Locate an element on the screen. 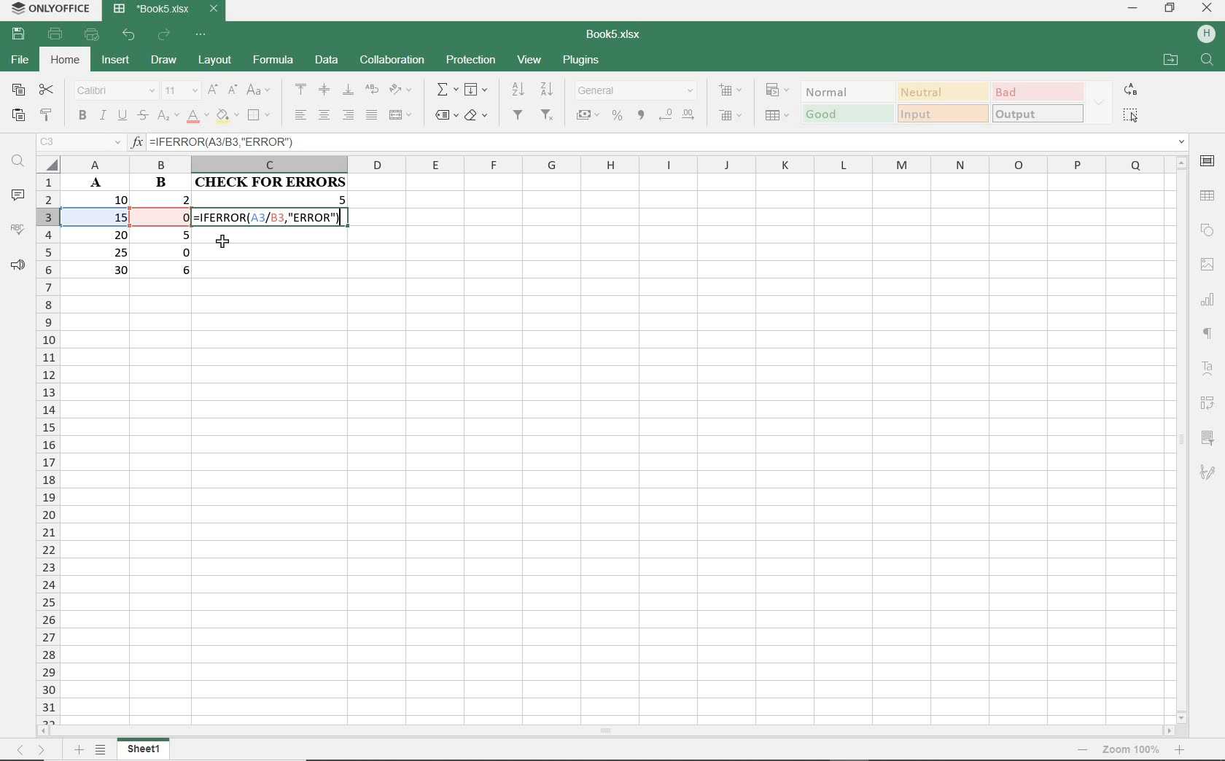 The width and height of the screenshot is (1225, 761). COPY STYLE is located at coordinates (47, 115).